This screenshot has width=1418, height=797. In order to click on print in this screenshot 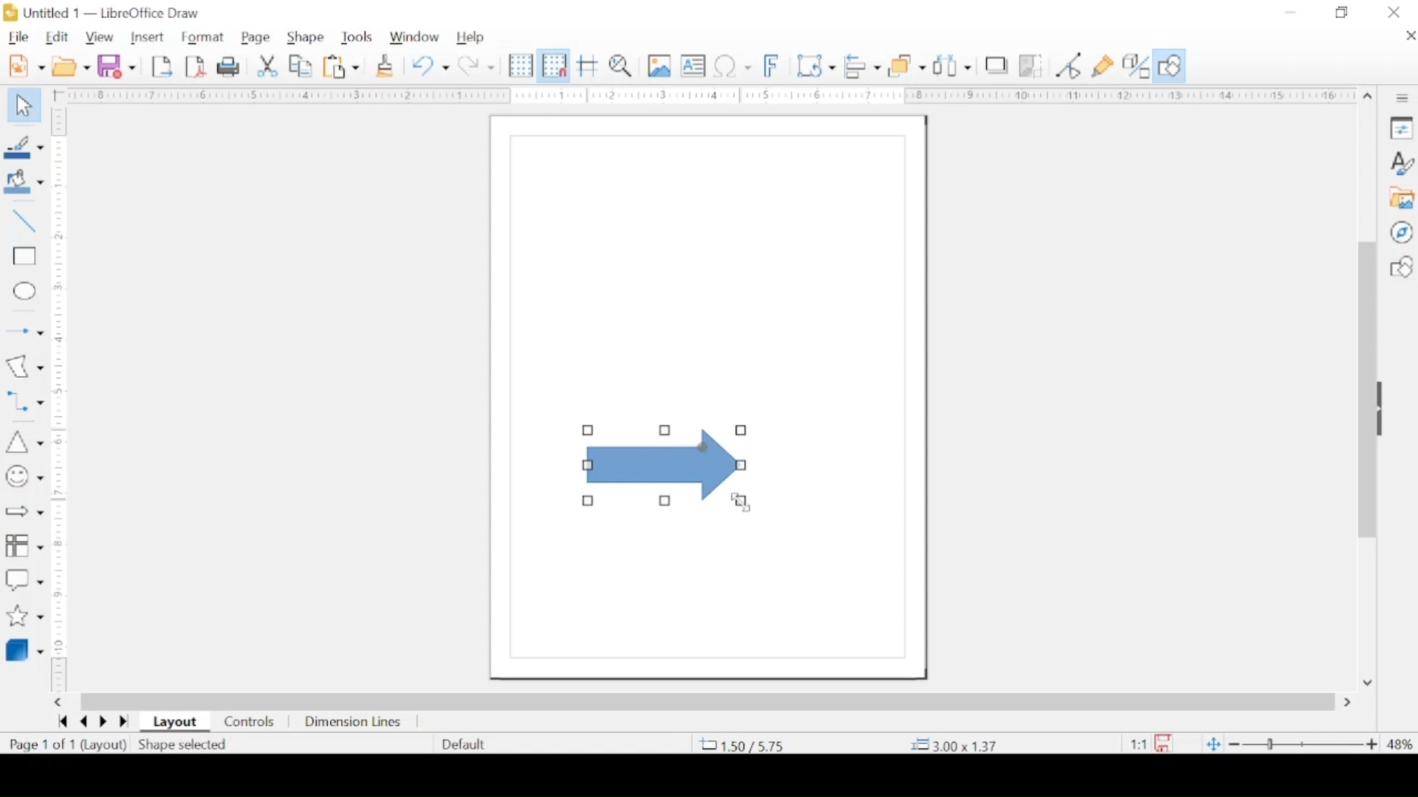, I will do `click(230, 66)`.